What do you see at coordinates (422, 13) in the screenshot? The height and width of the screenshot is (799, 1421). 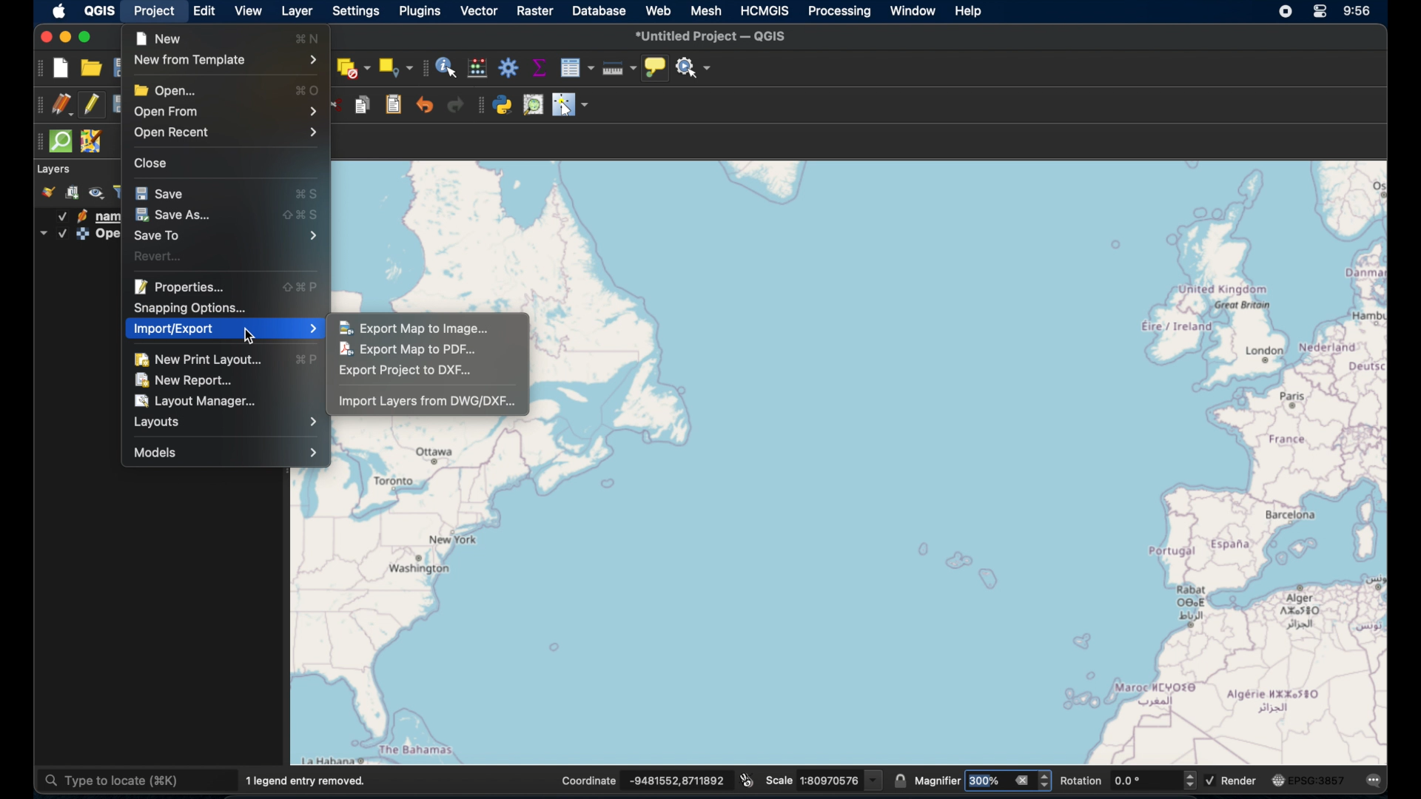 I see `plugins` at bounding box center [422, 13].